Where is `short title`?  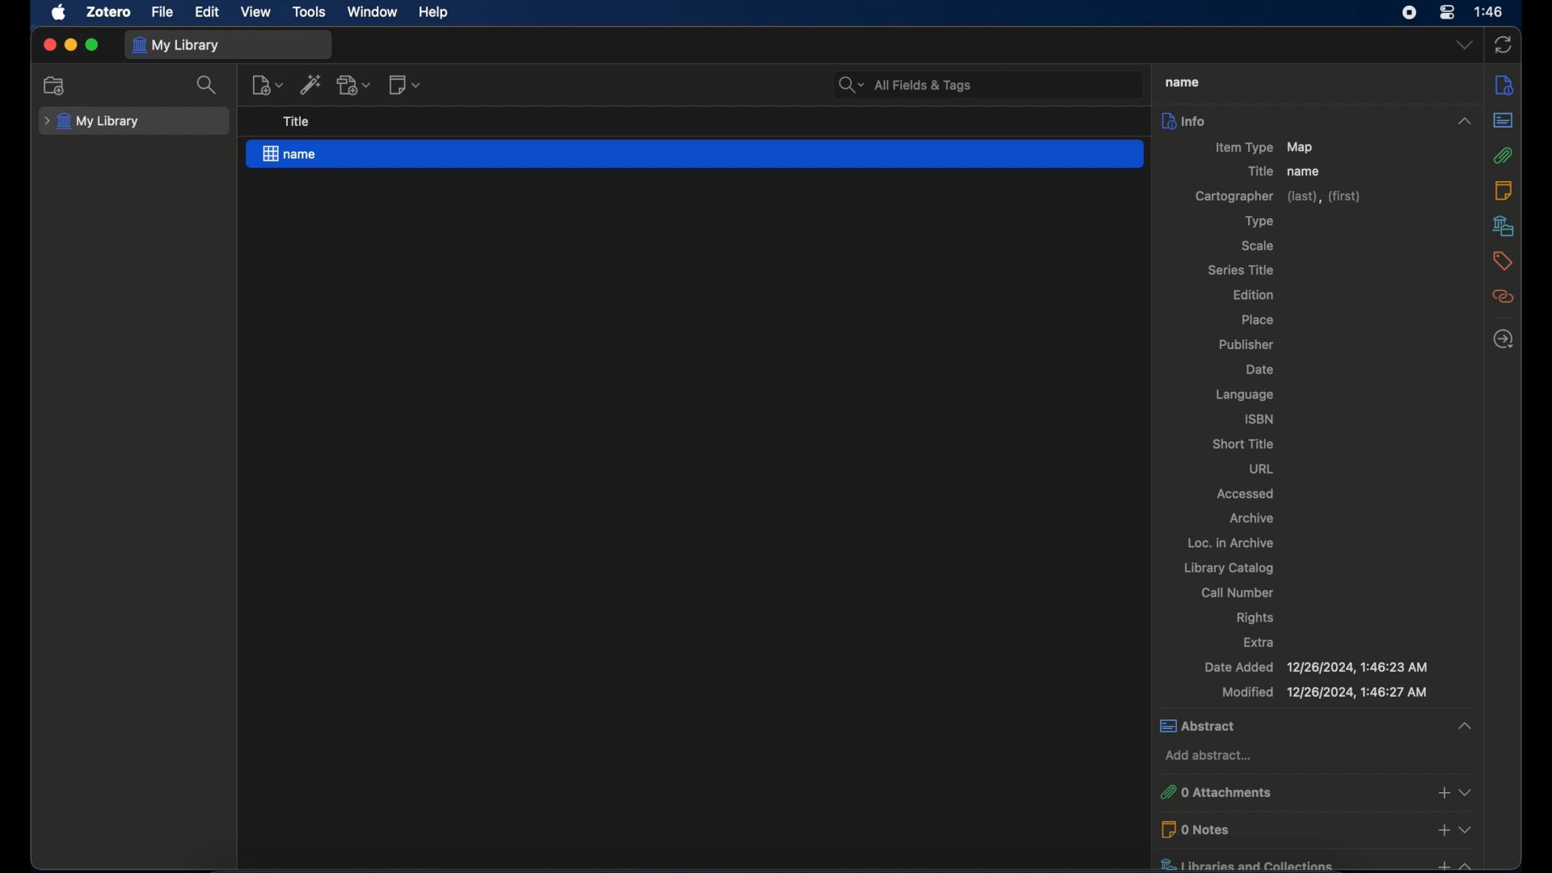
short title is located at coordinates (1246, 445).